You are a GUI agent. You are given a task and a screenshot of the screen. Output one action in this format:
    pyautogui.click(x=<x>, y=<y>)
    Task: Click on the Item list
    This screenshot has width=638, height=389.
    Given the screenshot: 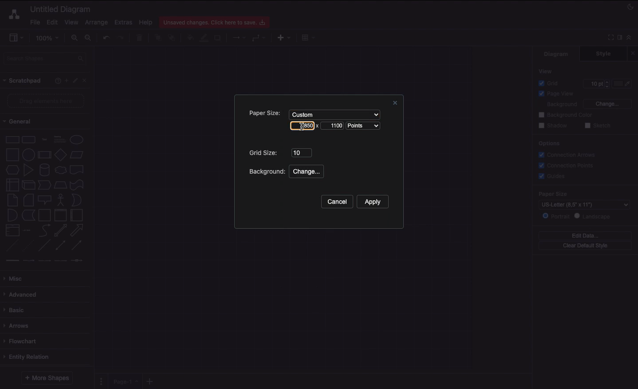 What is the action you would take?
    pyautogui.click(x=29, y=230)
    